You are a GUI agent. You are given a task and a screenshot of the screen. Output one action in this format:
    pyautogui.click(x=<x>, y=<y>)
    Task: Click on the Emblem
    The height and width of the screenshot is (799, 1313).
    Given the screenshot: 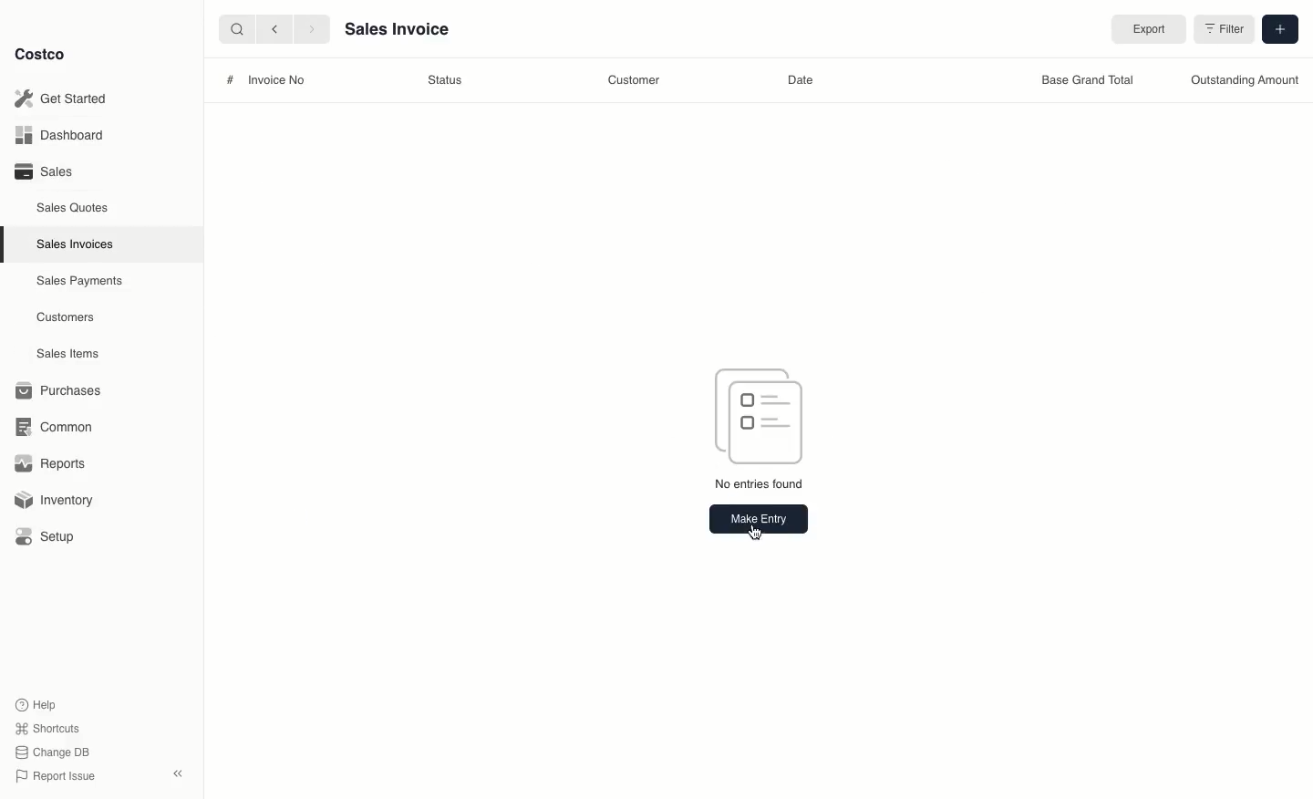 What is the action you would take?
    pyautogui.click(x=761, y=414)
    